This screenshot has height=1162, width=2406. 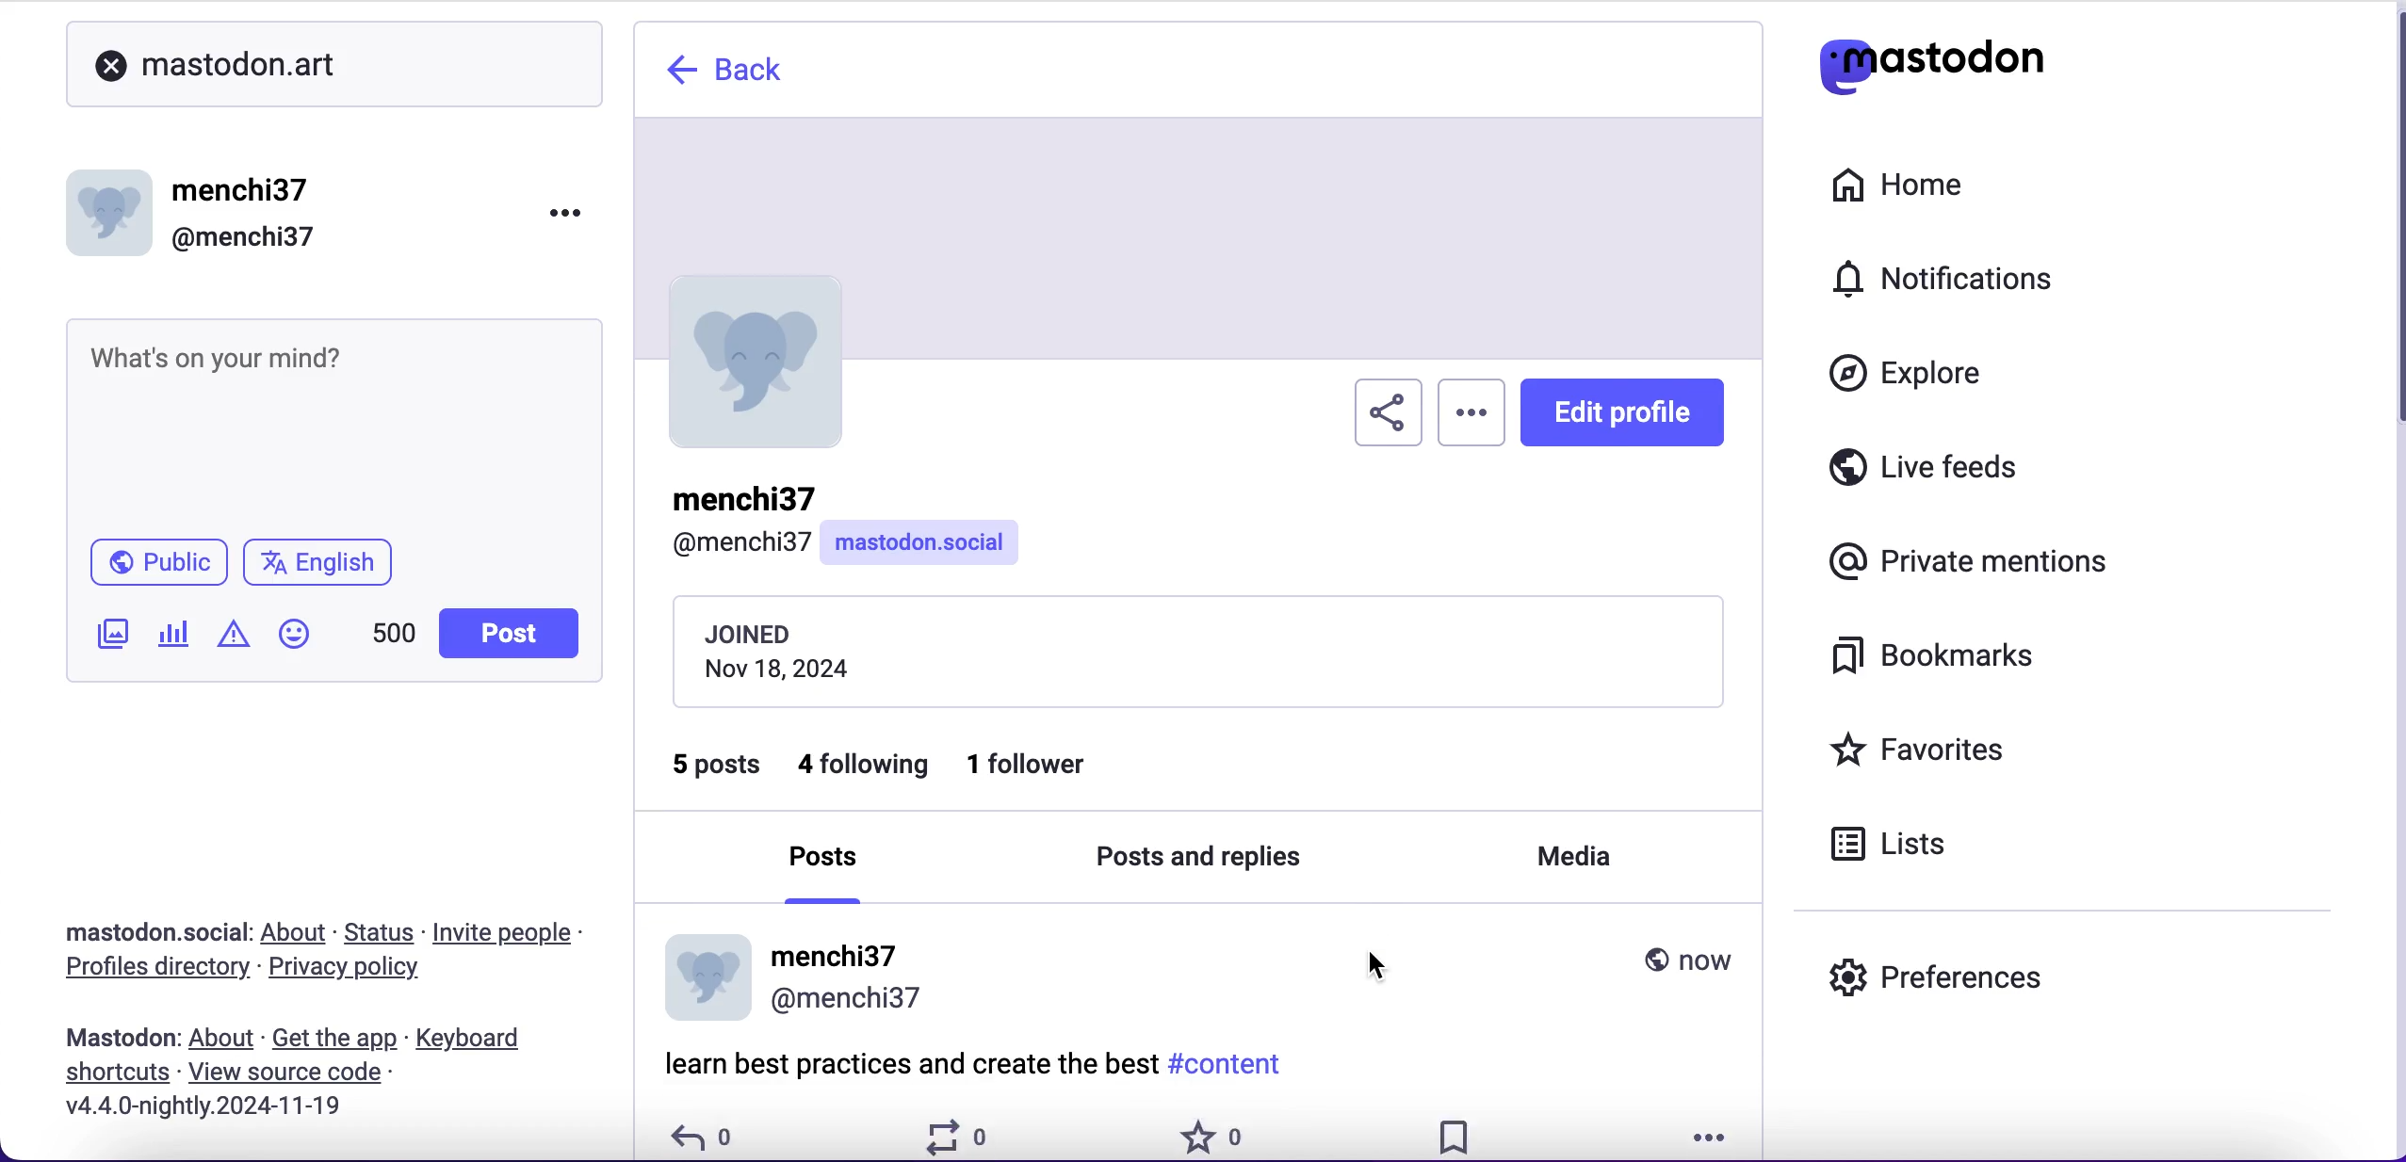 I want to click on get the app, so click(x=335, y=1039).